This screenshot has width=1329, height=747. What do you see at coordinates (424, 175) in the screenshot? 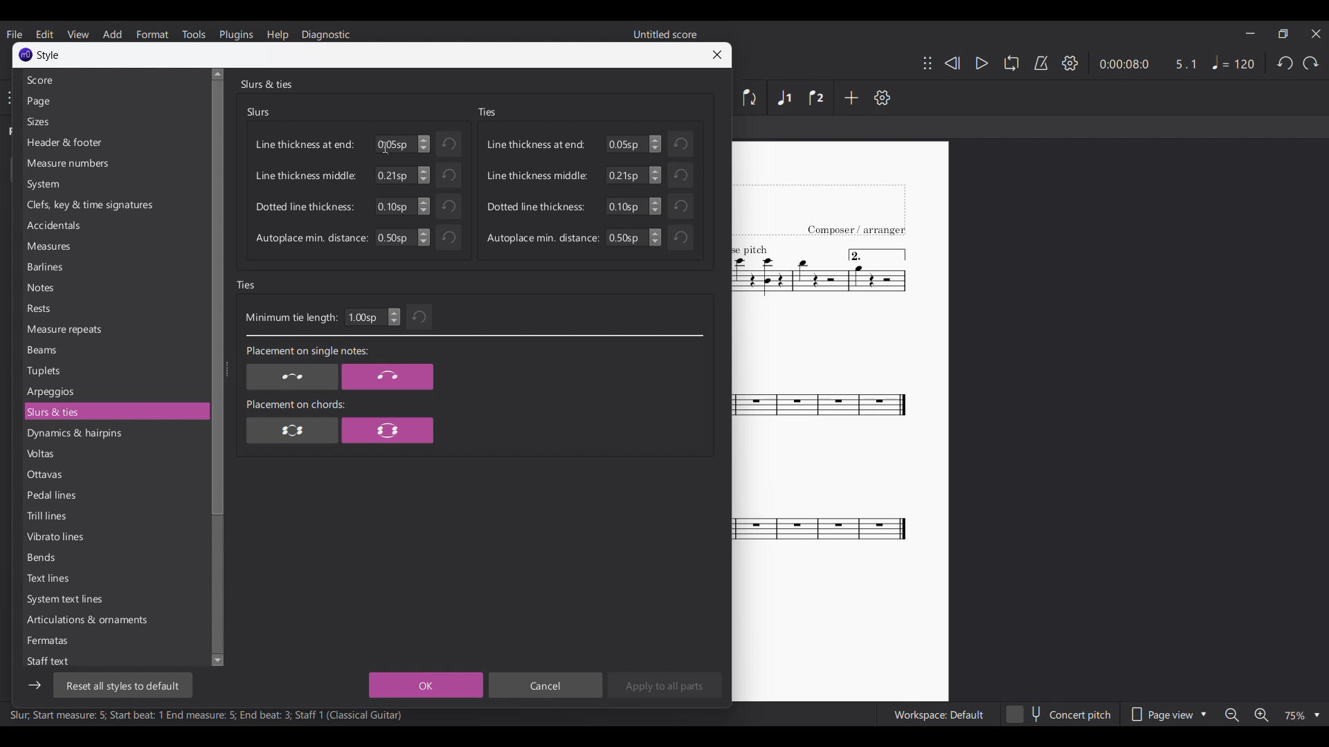
I see `Increase/Decrease line thickness middle` at bounding box center [424, 175].